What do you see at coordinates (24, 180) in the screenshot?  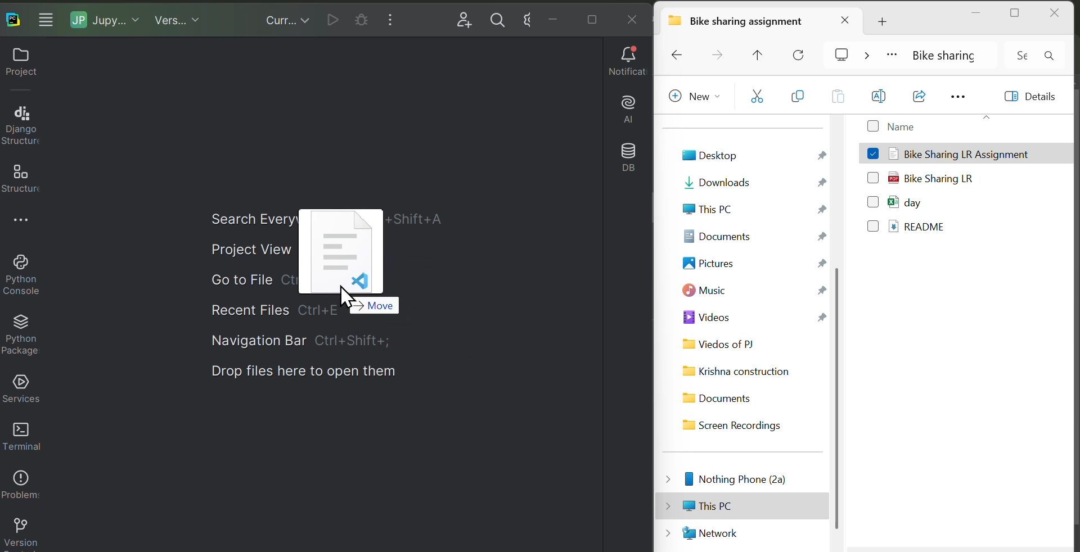 I see `Structure` at bounding box center [24, 180].